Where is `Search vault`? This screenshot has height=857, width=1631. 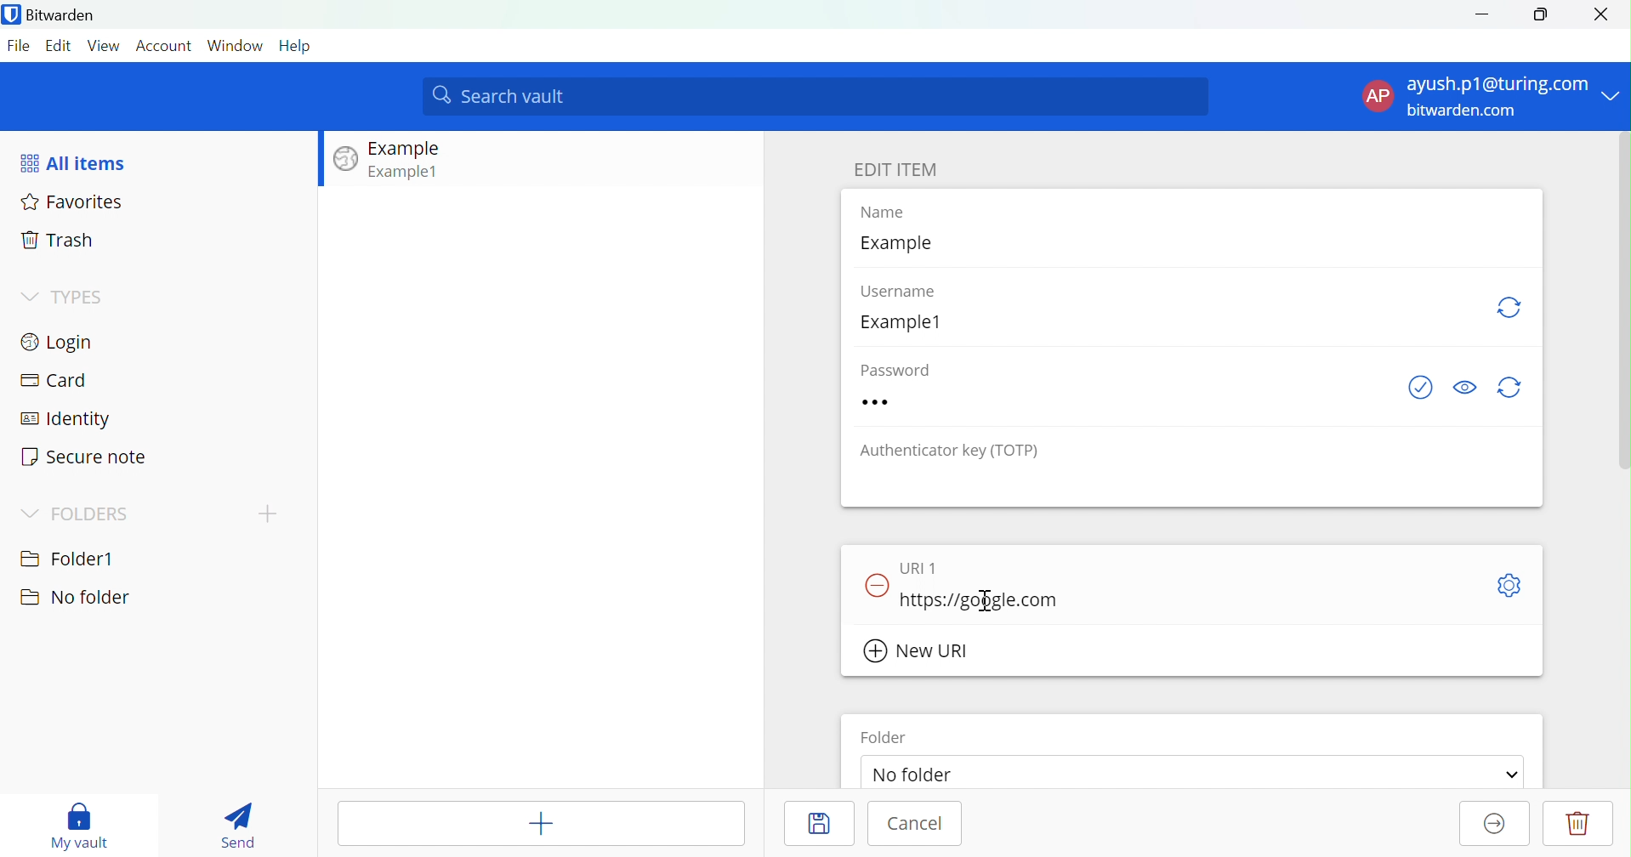 Search vault is located at coordinates (816, 97).